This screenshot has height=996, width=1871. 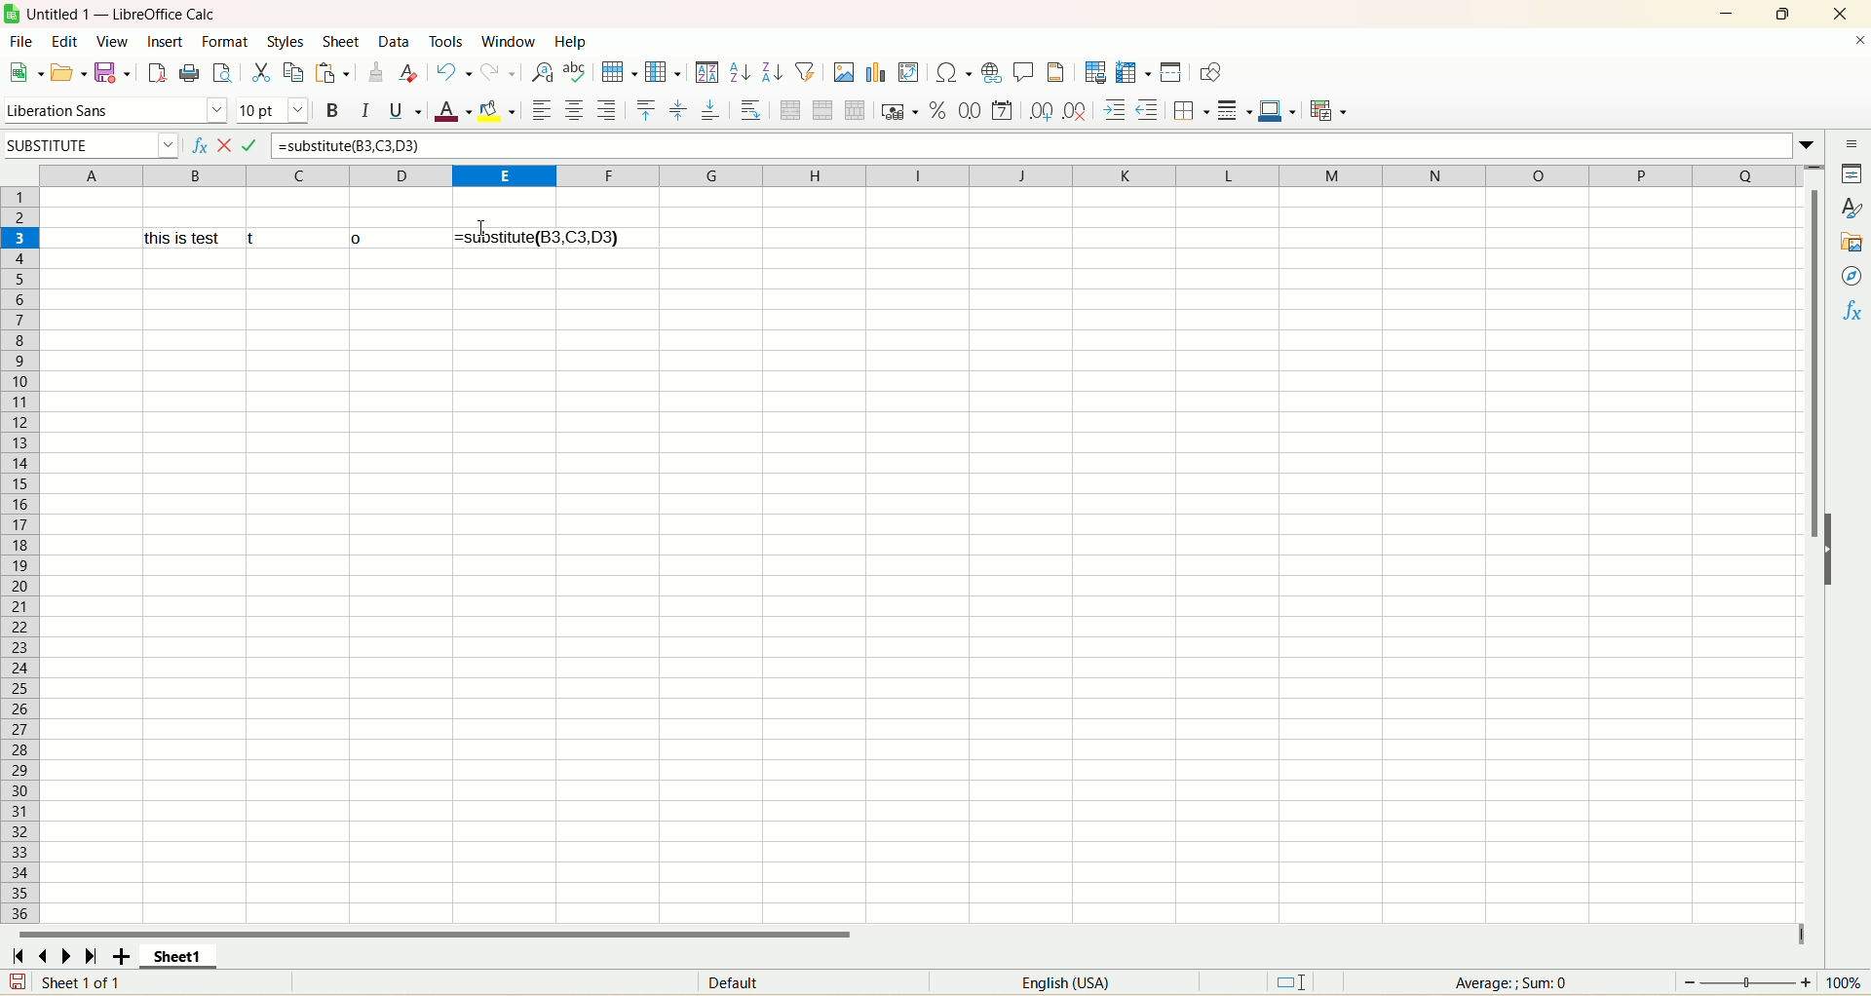 I want to click on average, so click(x=1508, y=982).